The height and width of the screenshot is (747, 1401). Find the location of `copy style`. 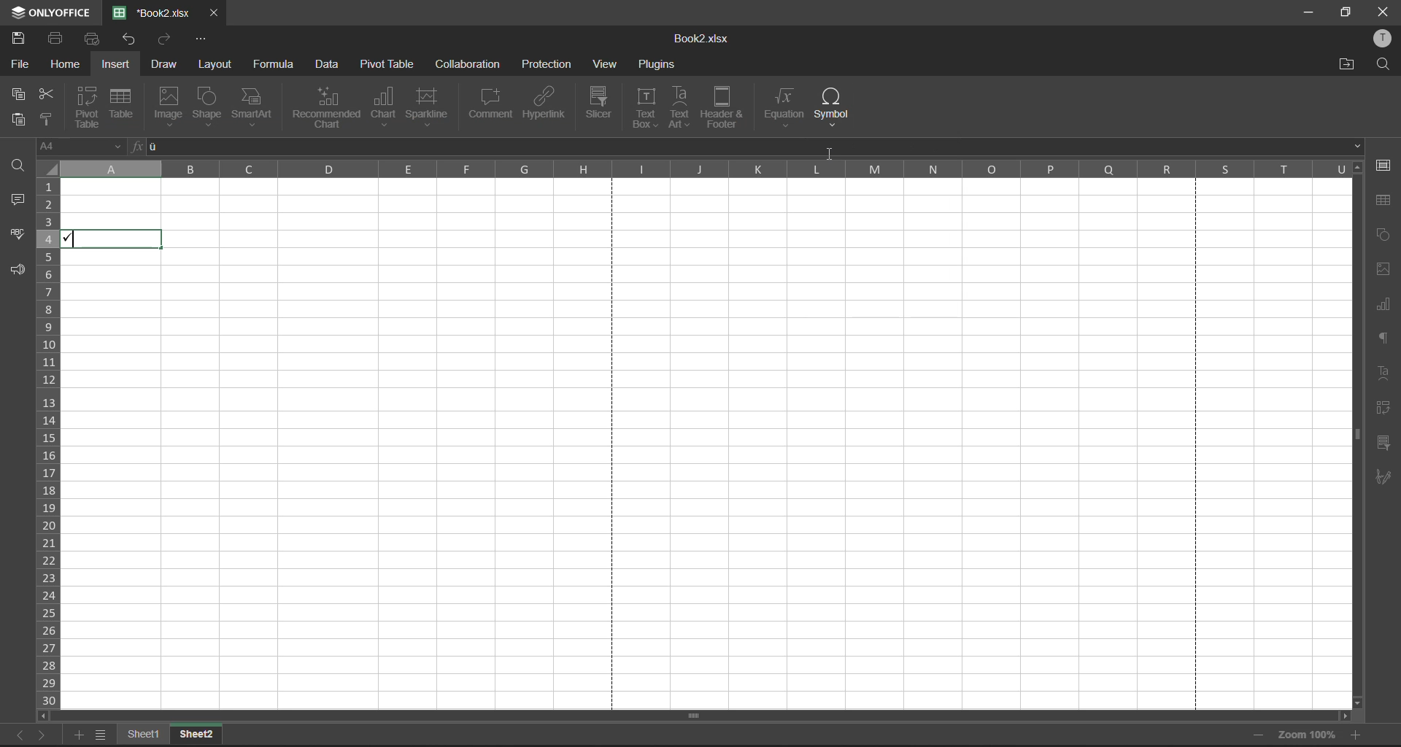

copy style is located at coordinates (47, 120).